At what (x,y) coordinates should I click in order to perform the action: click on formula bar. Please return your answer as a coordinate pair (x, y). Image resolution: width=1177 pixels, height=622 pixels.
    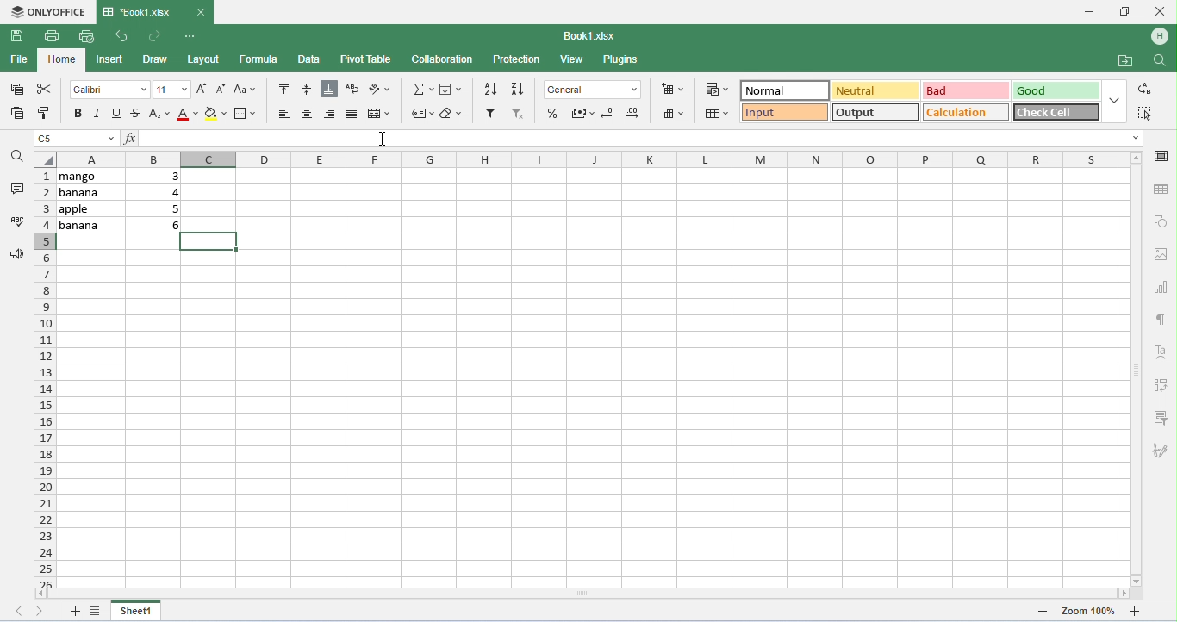
    Looking at the image, I should click on (630, 139).